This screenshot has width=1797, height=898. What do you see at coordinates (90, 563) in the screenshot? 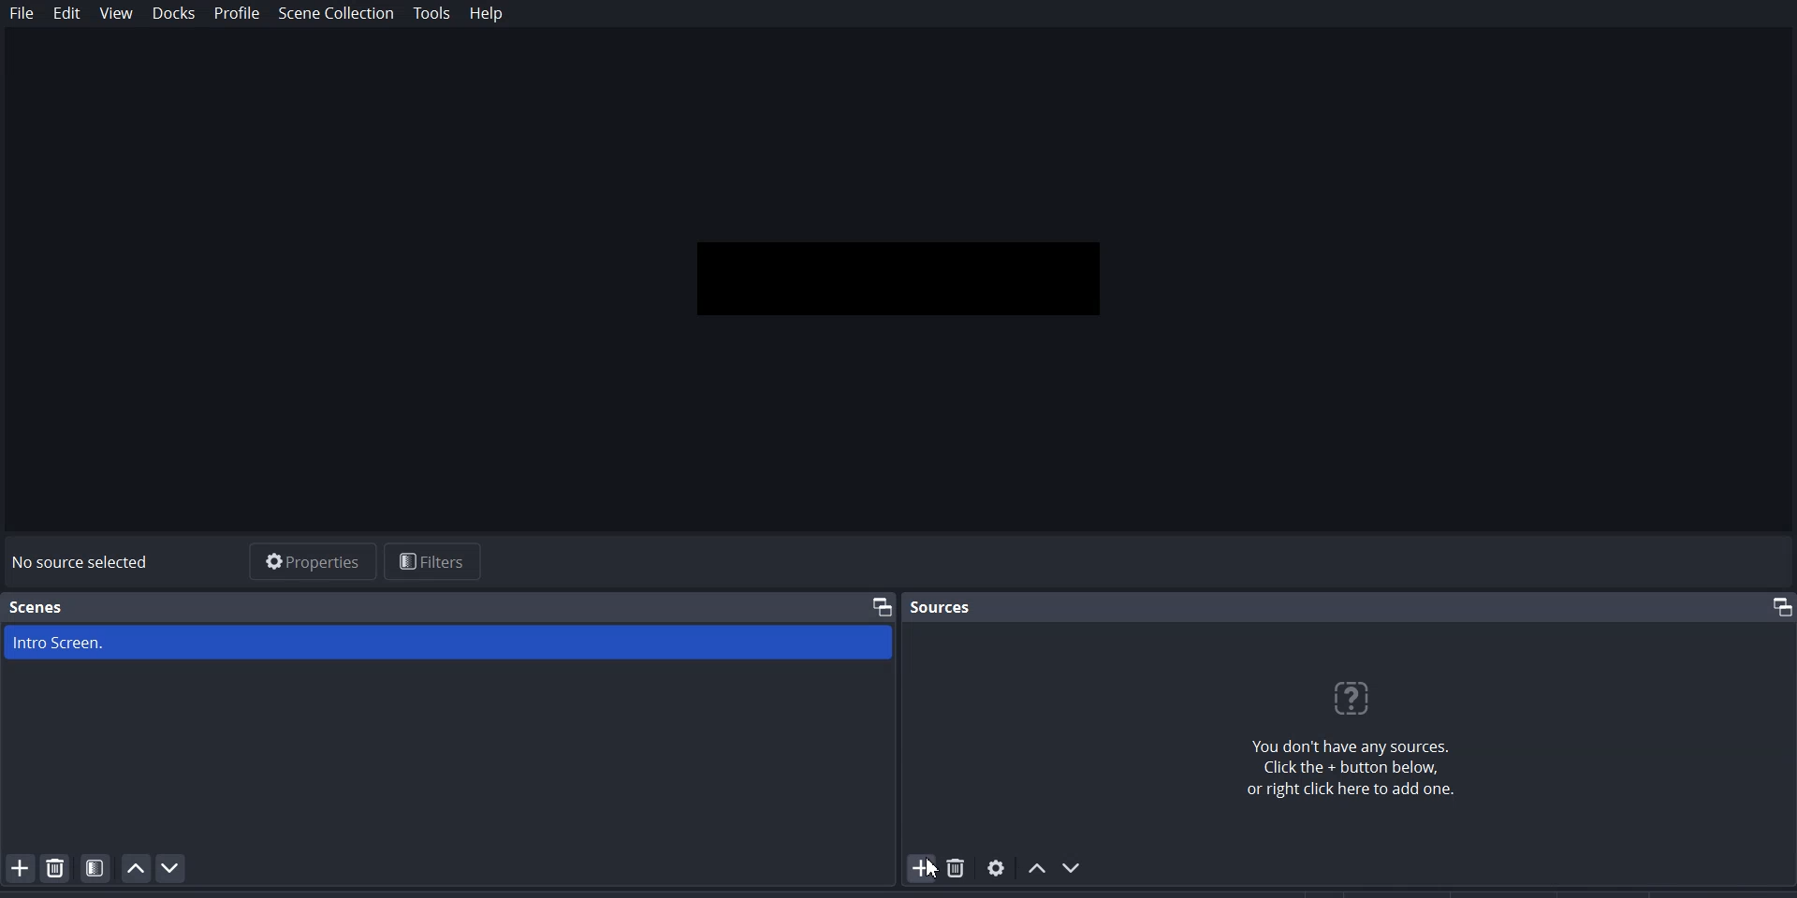
I see `No source selected` at bounding box center [90, 563].